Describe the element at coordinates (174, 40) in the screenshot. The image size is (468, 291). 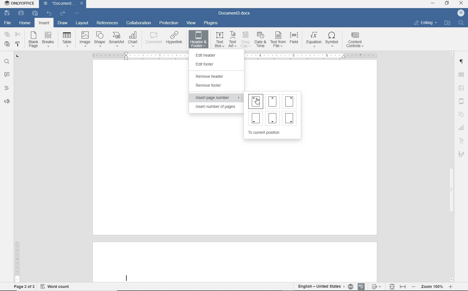
I see `HYPERLINK` at that location.